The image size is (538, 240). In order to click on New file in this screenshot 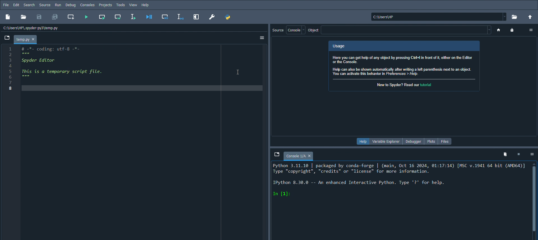, I will do `click(8, 17)`.